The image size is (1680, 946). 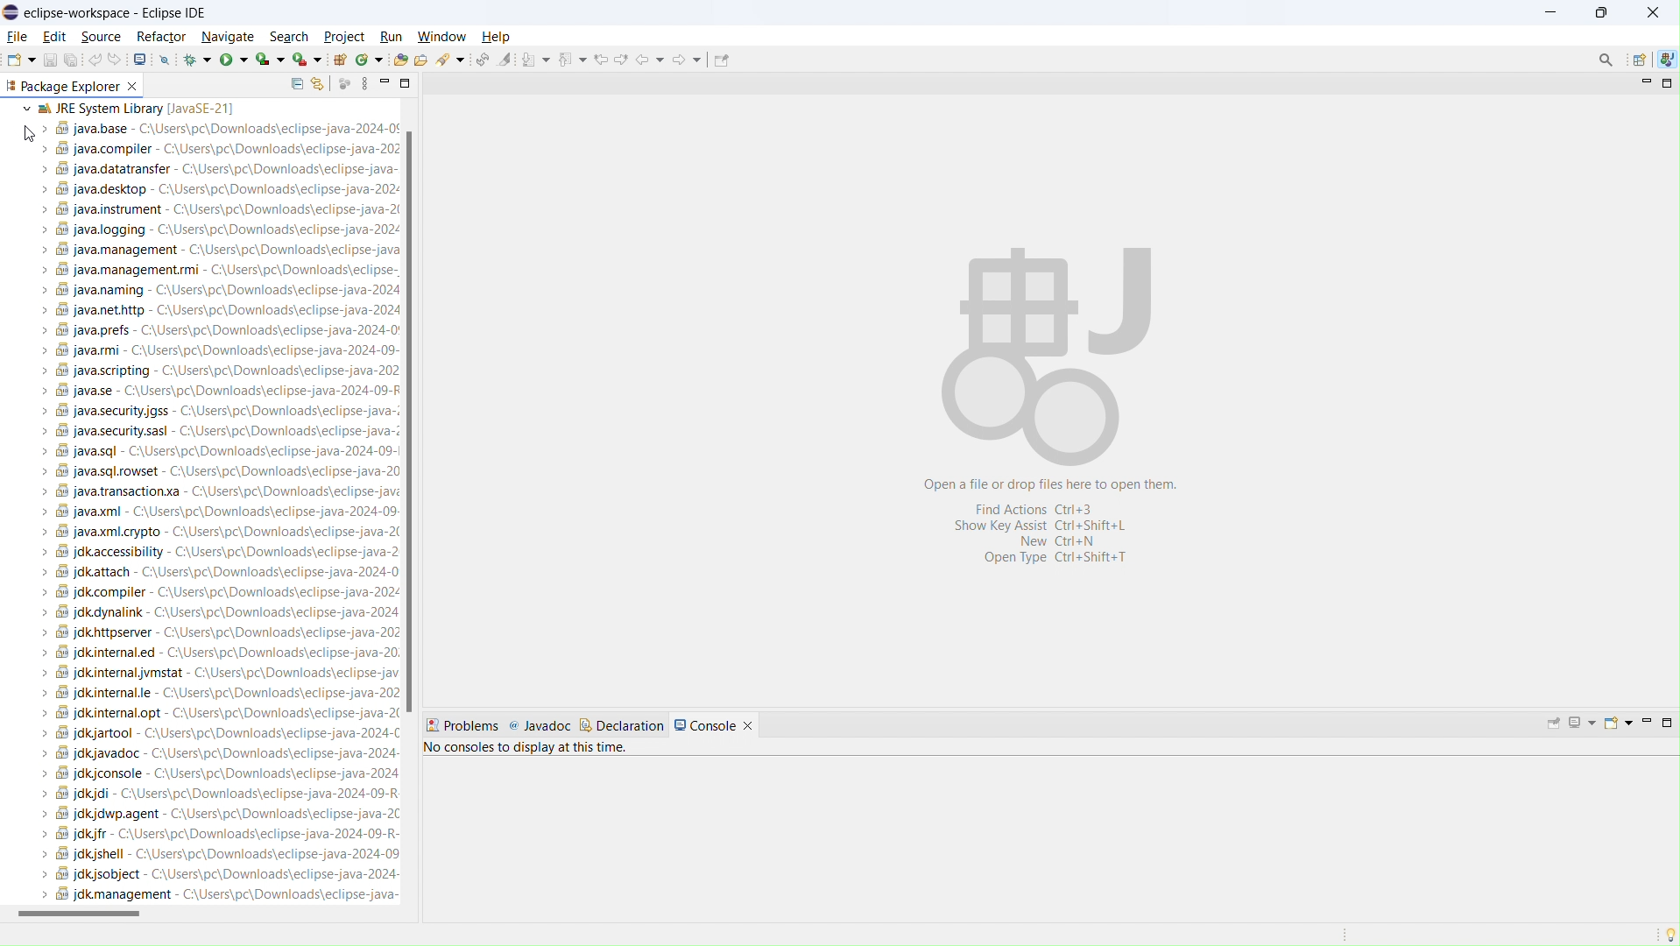 What do you see at coordinates (622, 726) in the screenshot?
I see `declaration` at bounding box center [622, 726].